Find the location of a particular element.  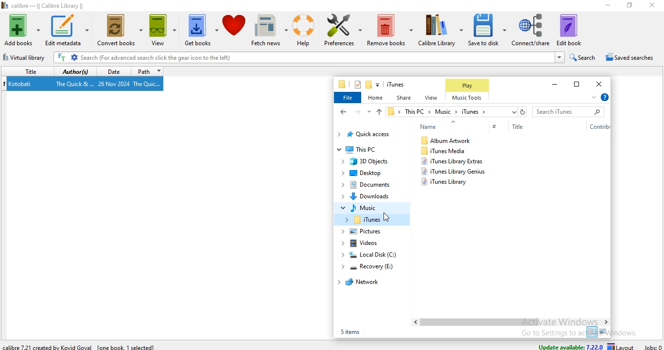

date is located at coordinates (110, 72).